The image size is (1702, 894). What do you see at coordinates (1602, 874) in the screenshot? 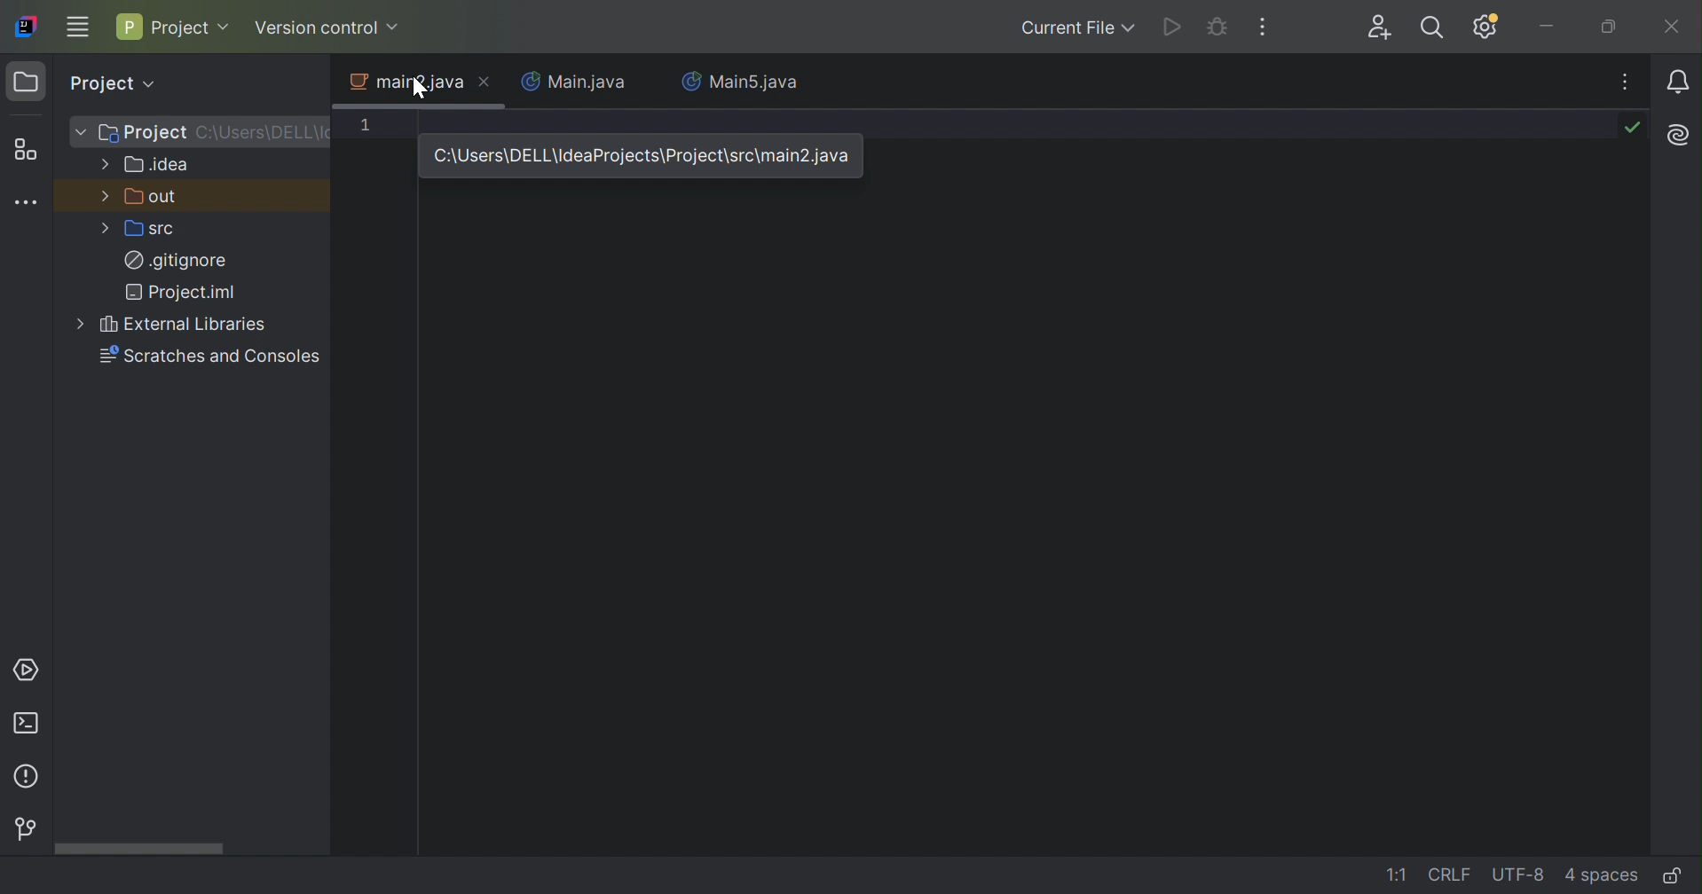
I see `4 SPACES` at bounding box center [1602, 874].